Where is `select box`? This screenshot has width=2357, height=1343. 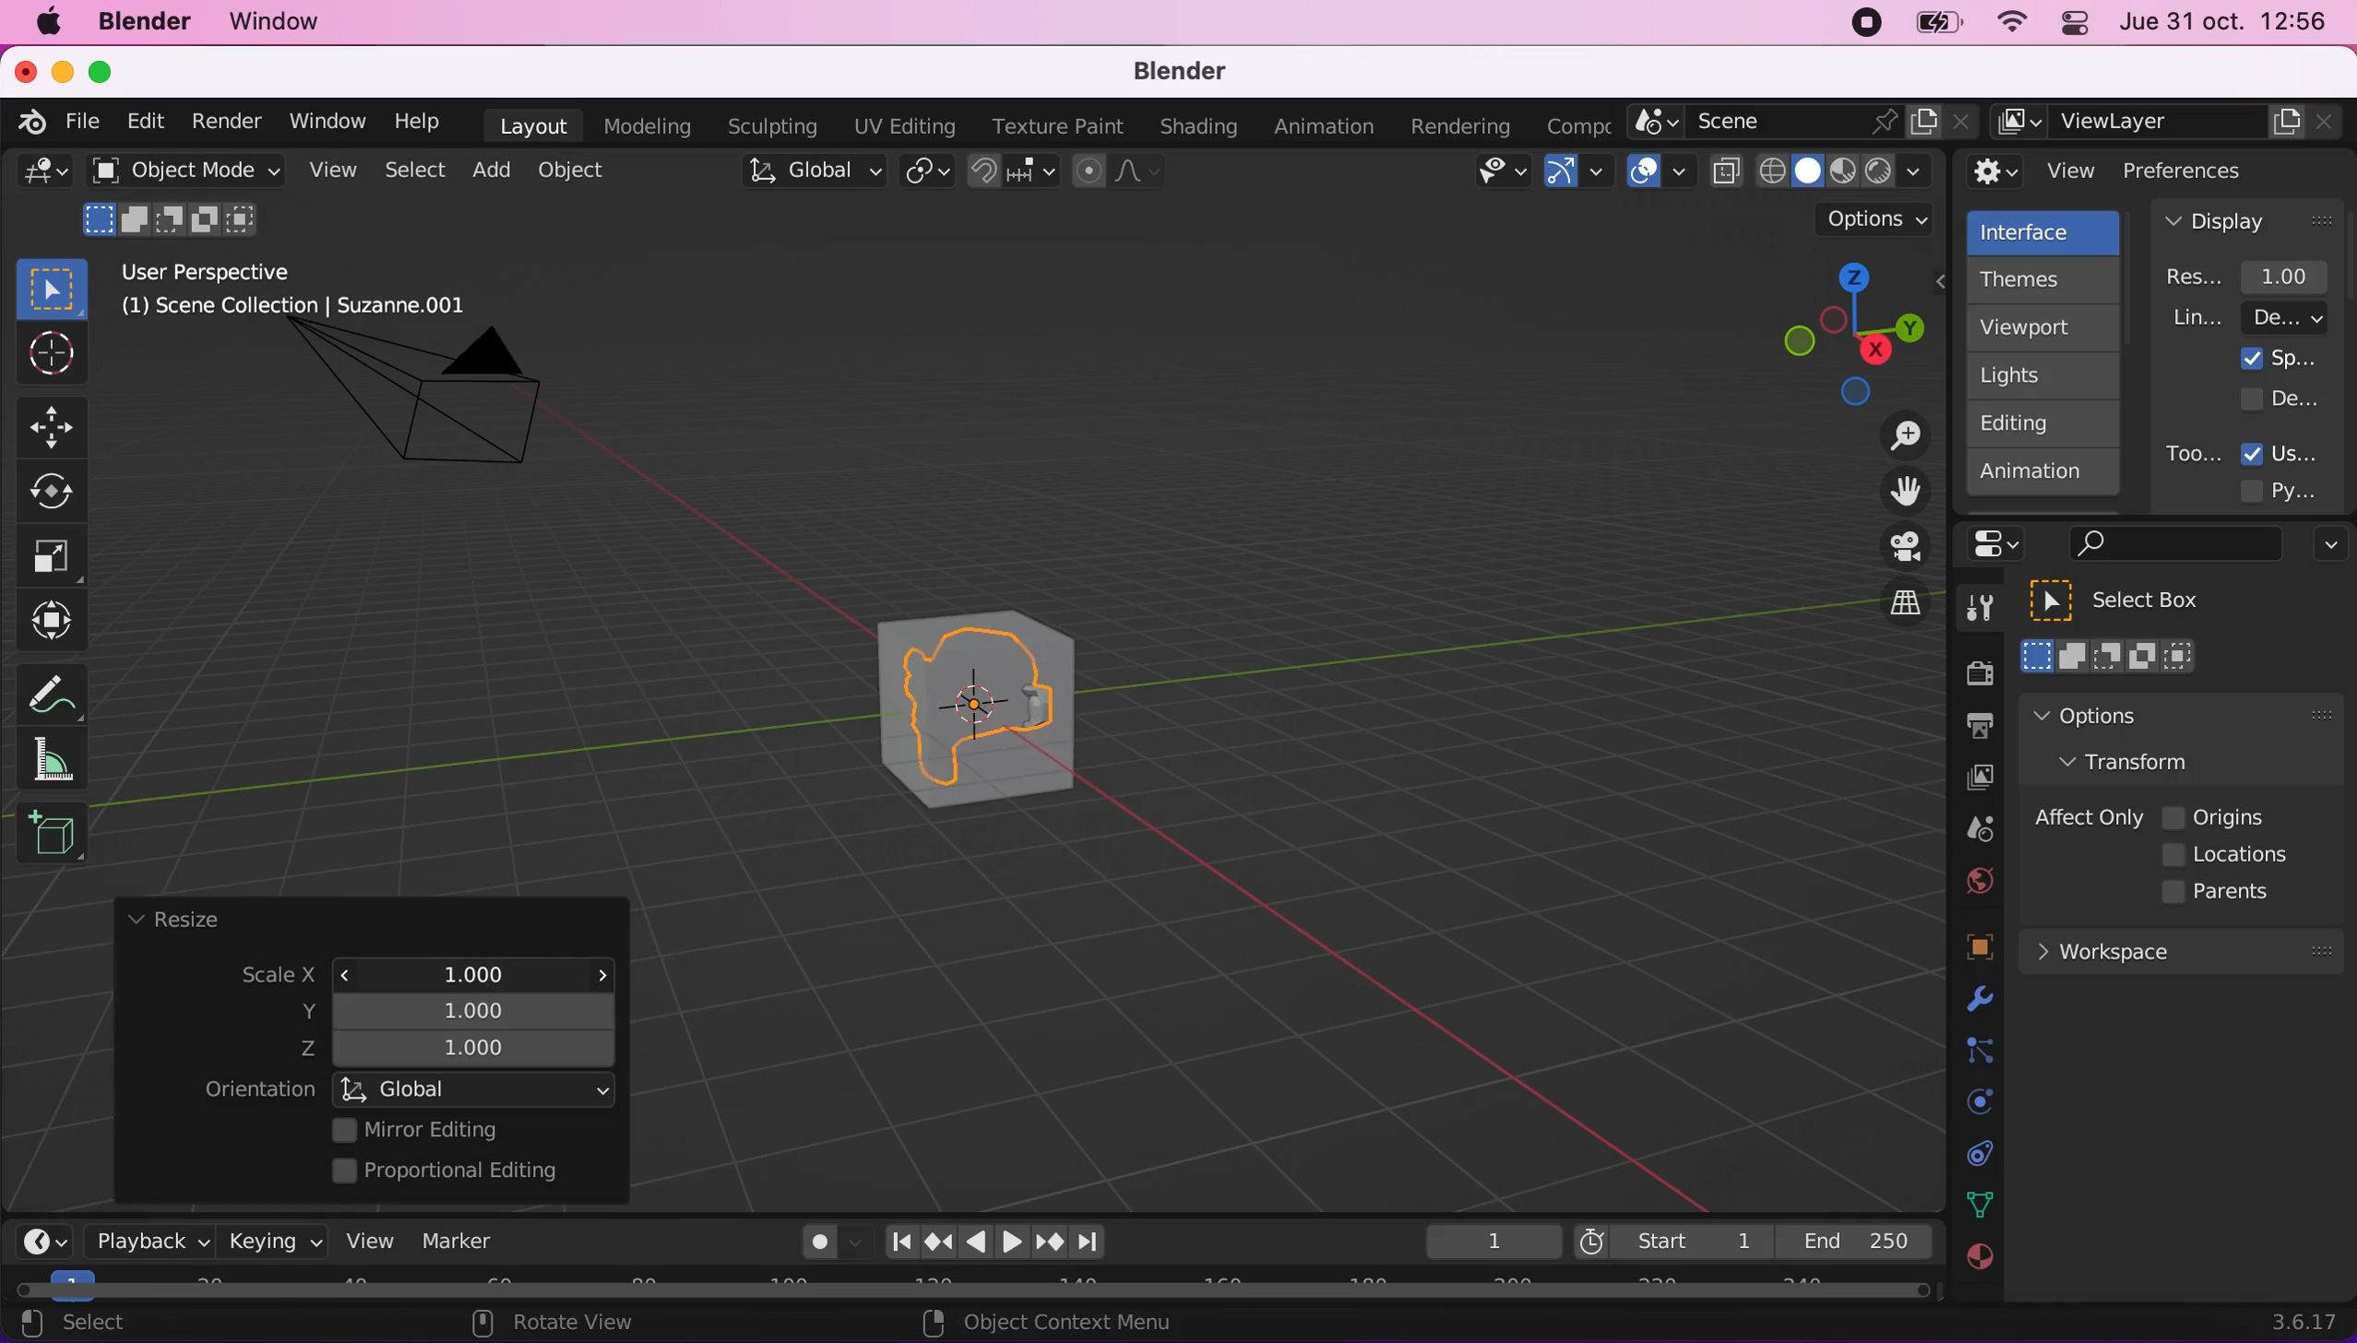
select box is located at coordinates (2138, 600).